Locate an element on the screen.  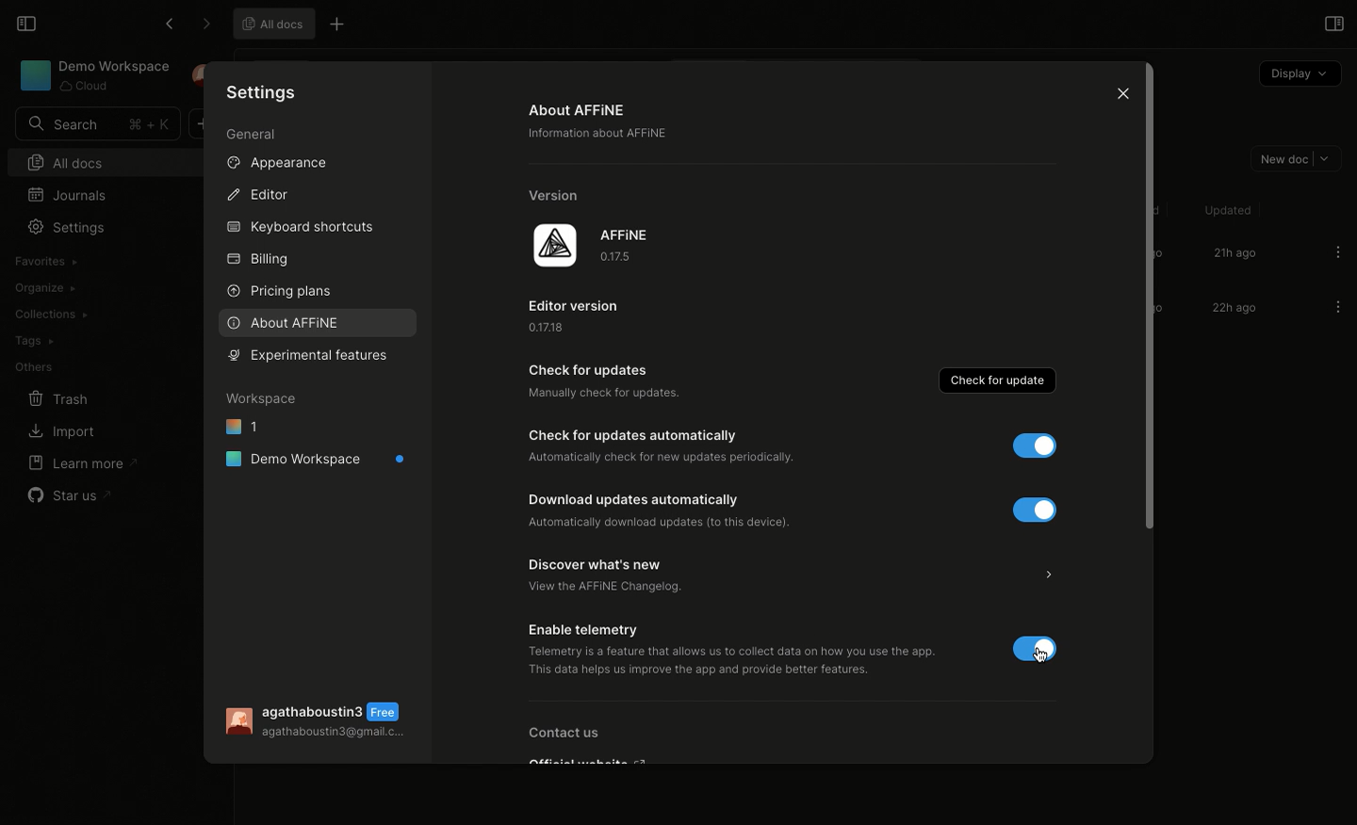
Display is located at coordinates (1299, 74).